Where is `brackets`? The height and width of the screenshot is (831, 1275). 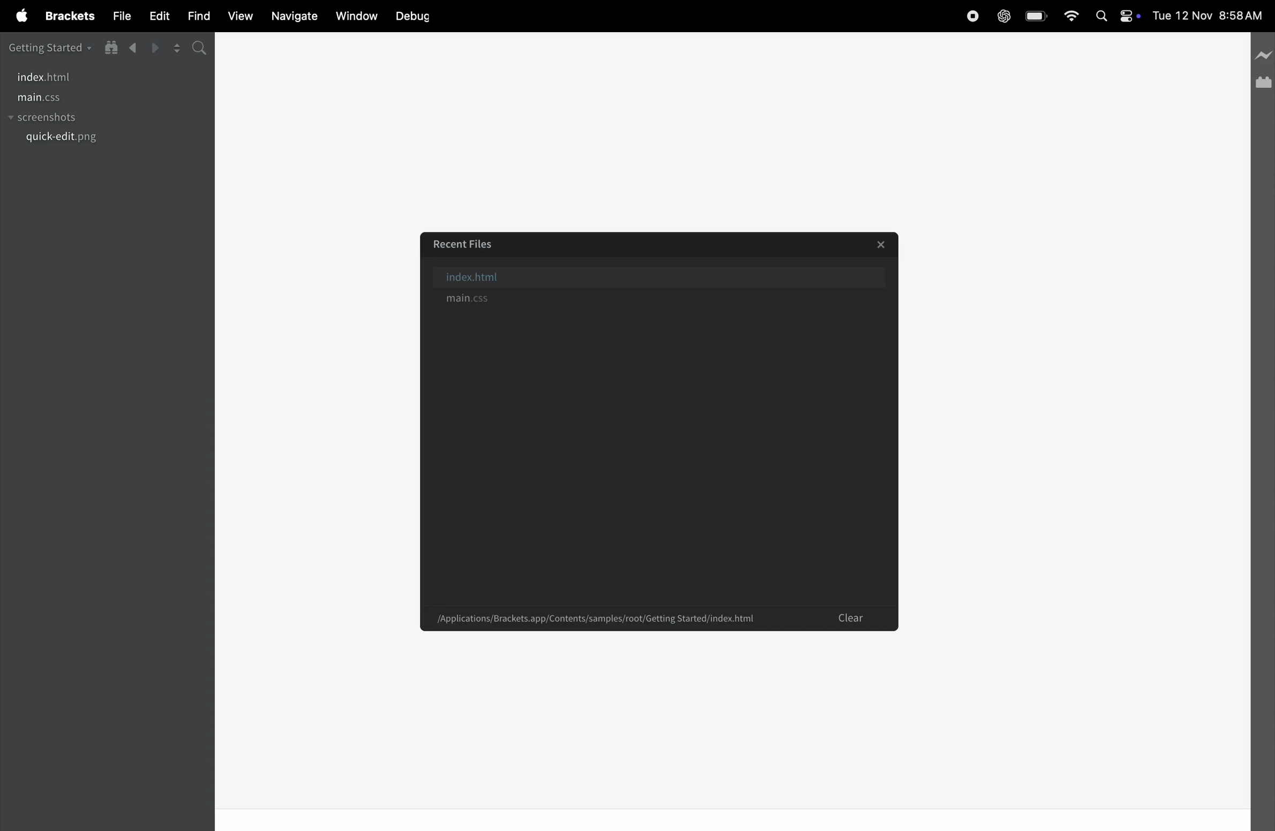 brackets is located at coordinates (66, 17).